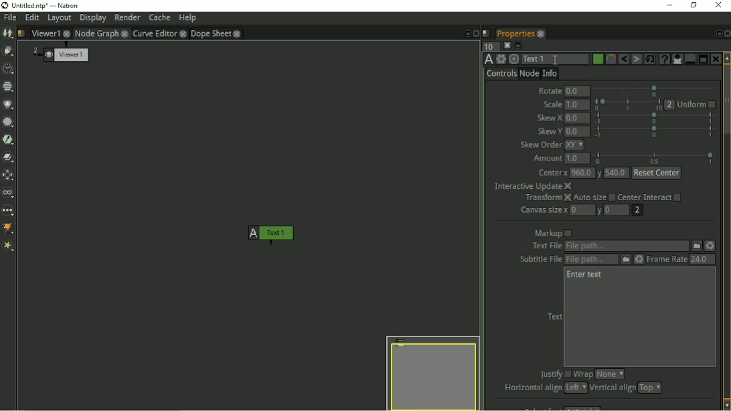  What do you see at coordinates (664, 59) in the screenshot?
I see `Advanced text generator node` at bounding box center [664, 59].